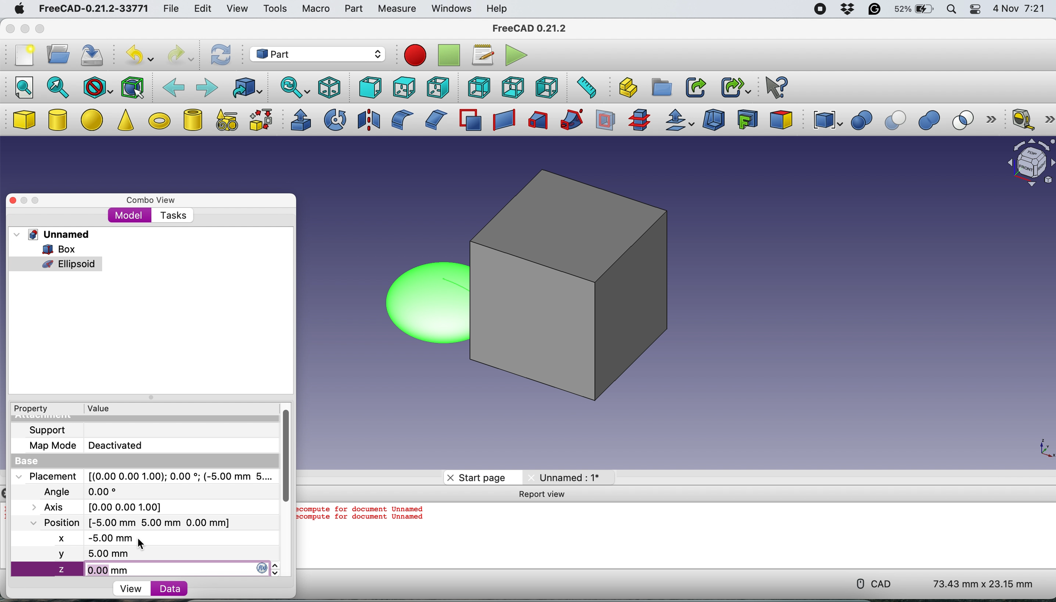  What do you see at coordinates (663, 87) in the screenshot?
I see `create group` at bounding box center [663, 87].